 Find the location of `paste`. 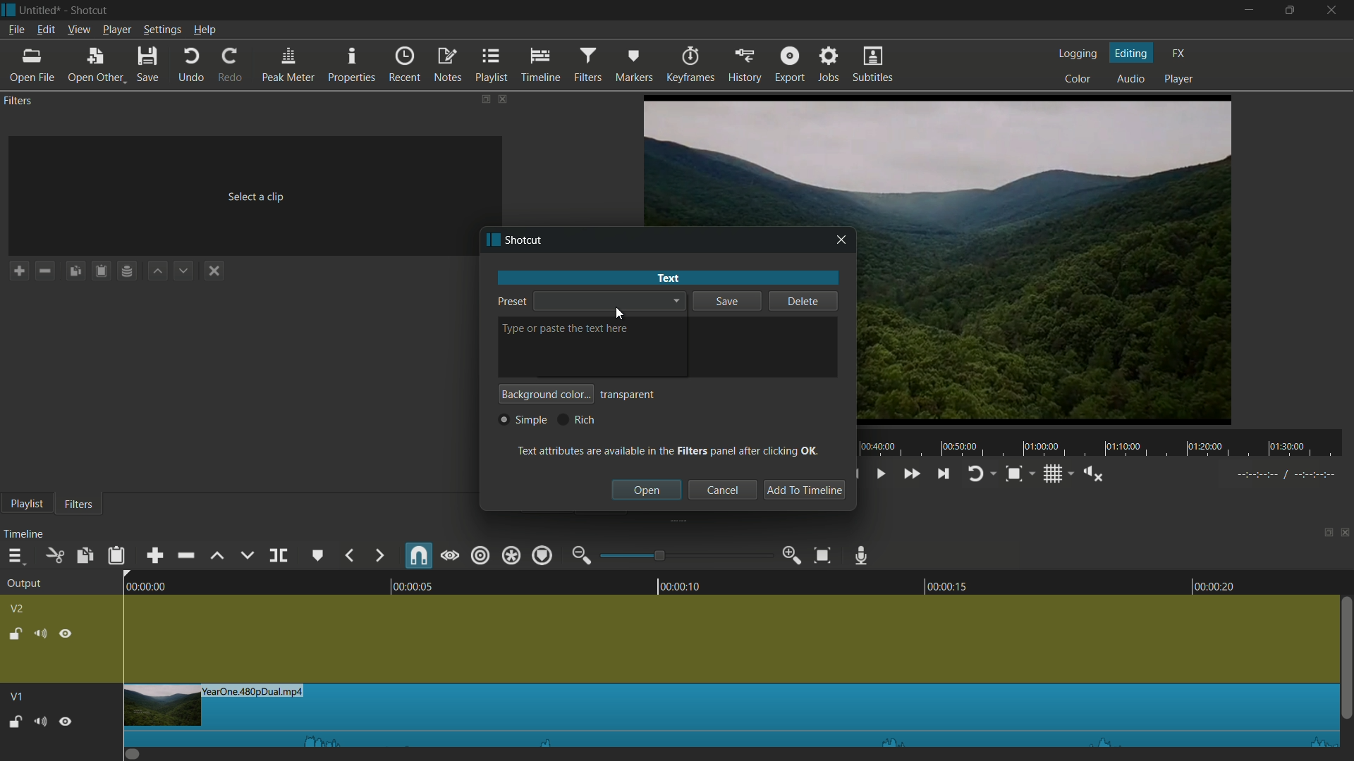

paste is located at coordinates (116, 555).